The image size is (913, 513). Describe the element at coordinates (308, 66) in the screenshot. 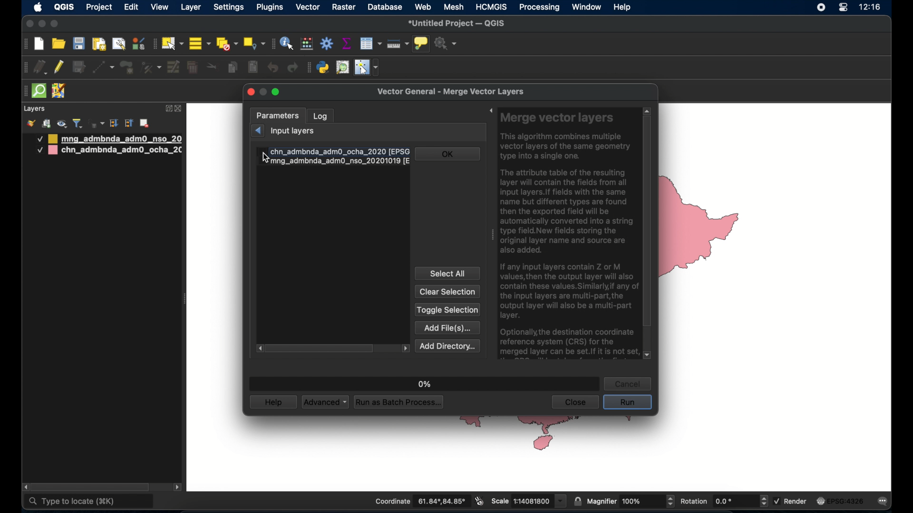

I see `plugins toolbar` at that location.